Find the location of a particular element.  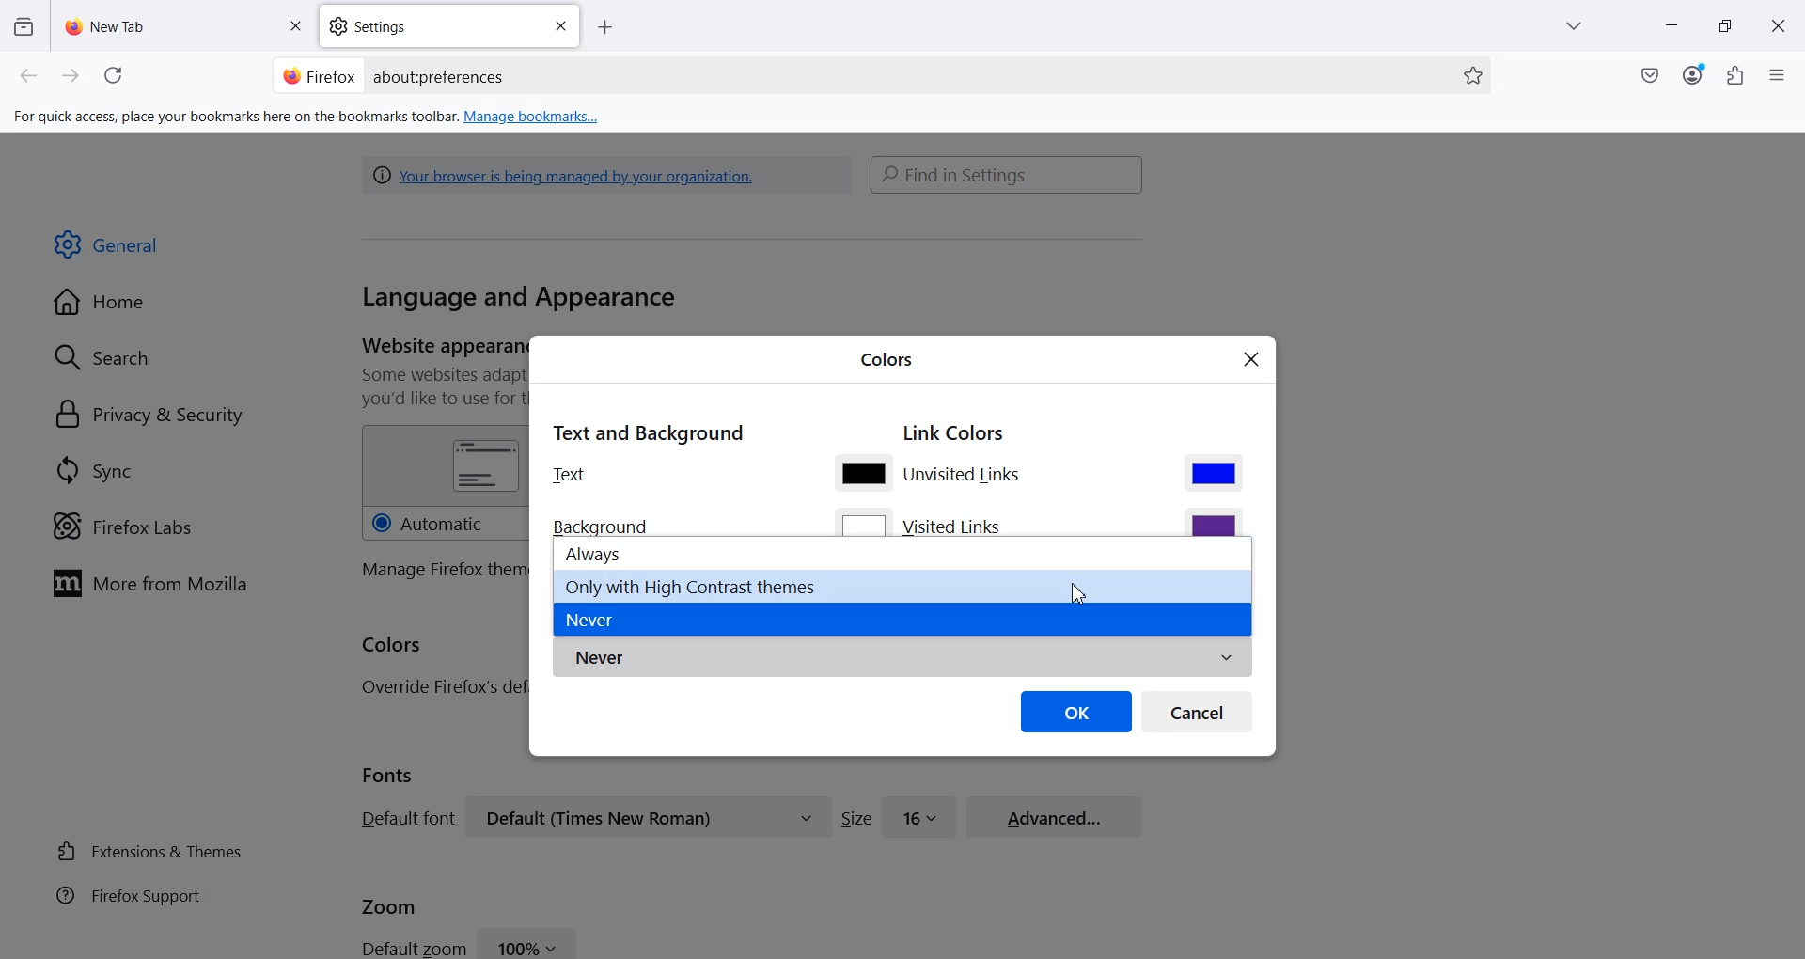

Cancel is located at coordinates (1198, 711).